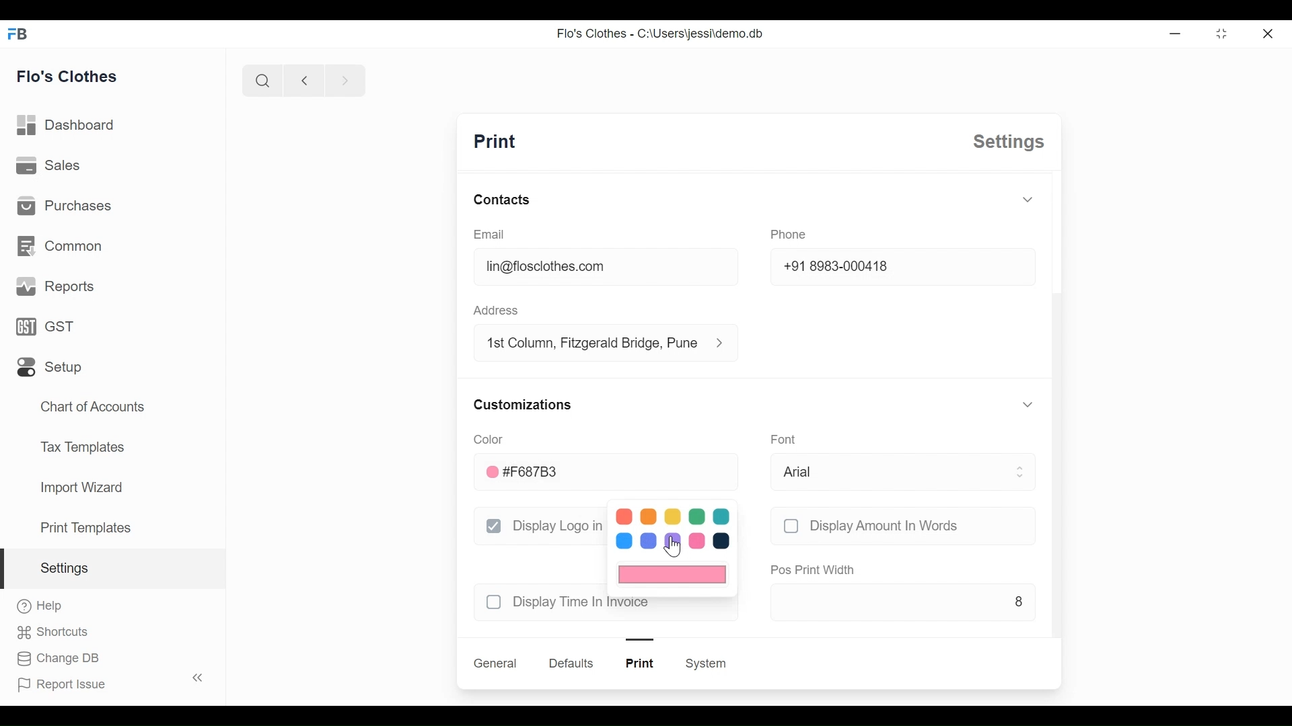 Image resolution: width=1292 pixels, height=726 pixels. I want to click on checkbox, so click(791, 526).